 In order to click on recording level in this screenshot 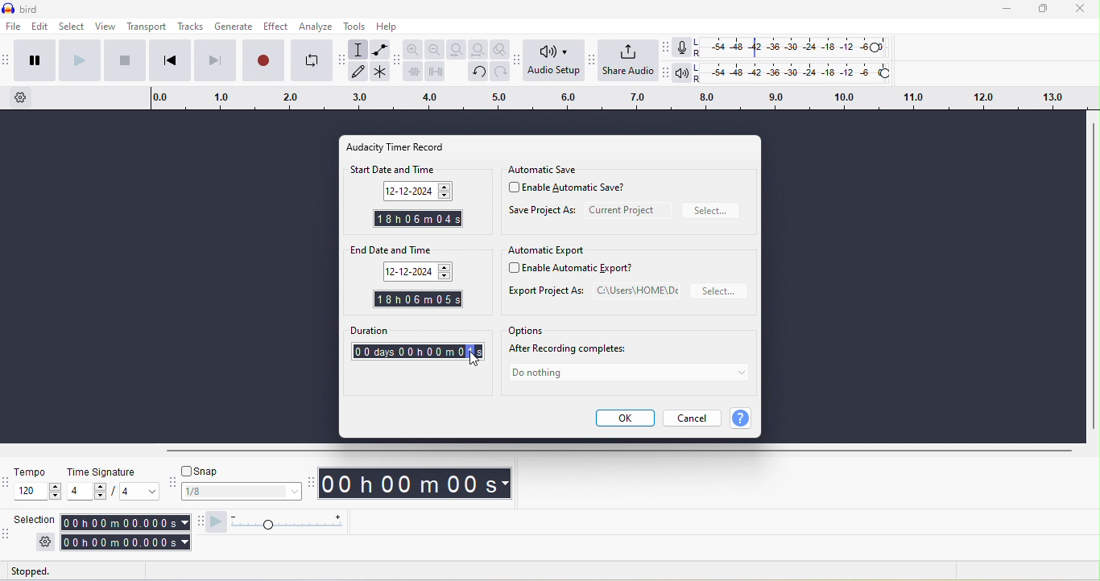, I will do `click(797, 47)`.